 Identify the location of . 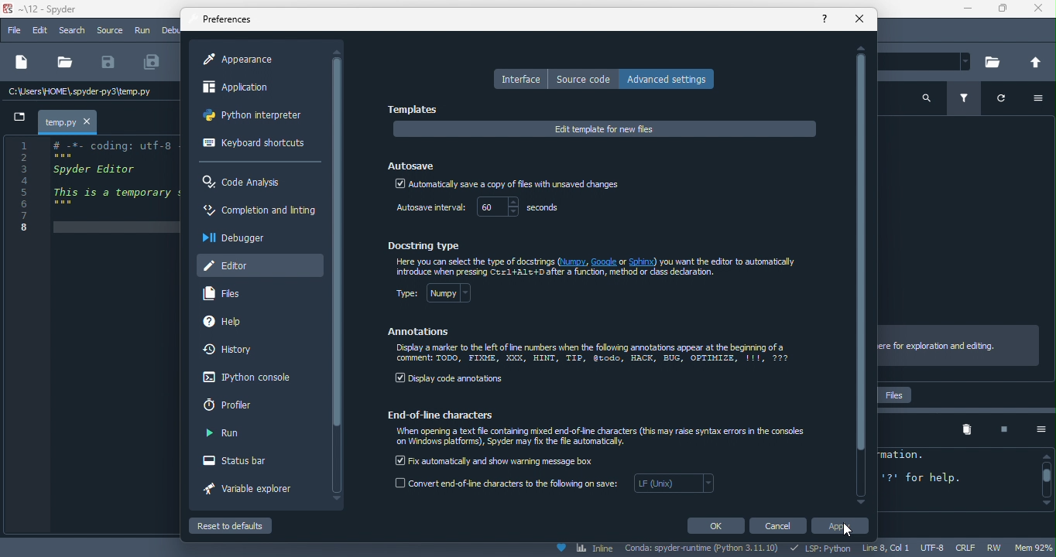
(1037, 62).